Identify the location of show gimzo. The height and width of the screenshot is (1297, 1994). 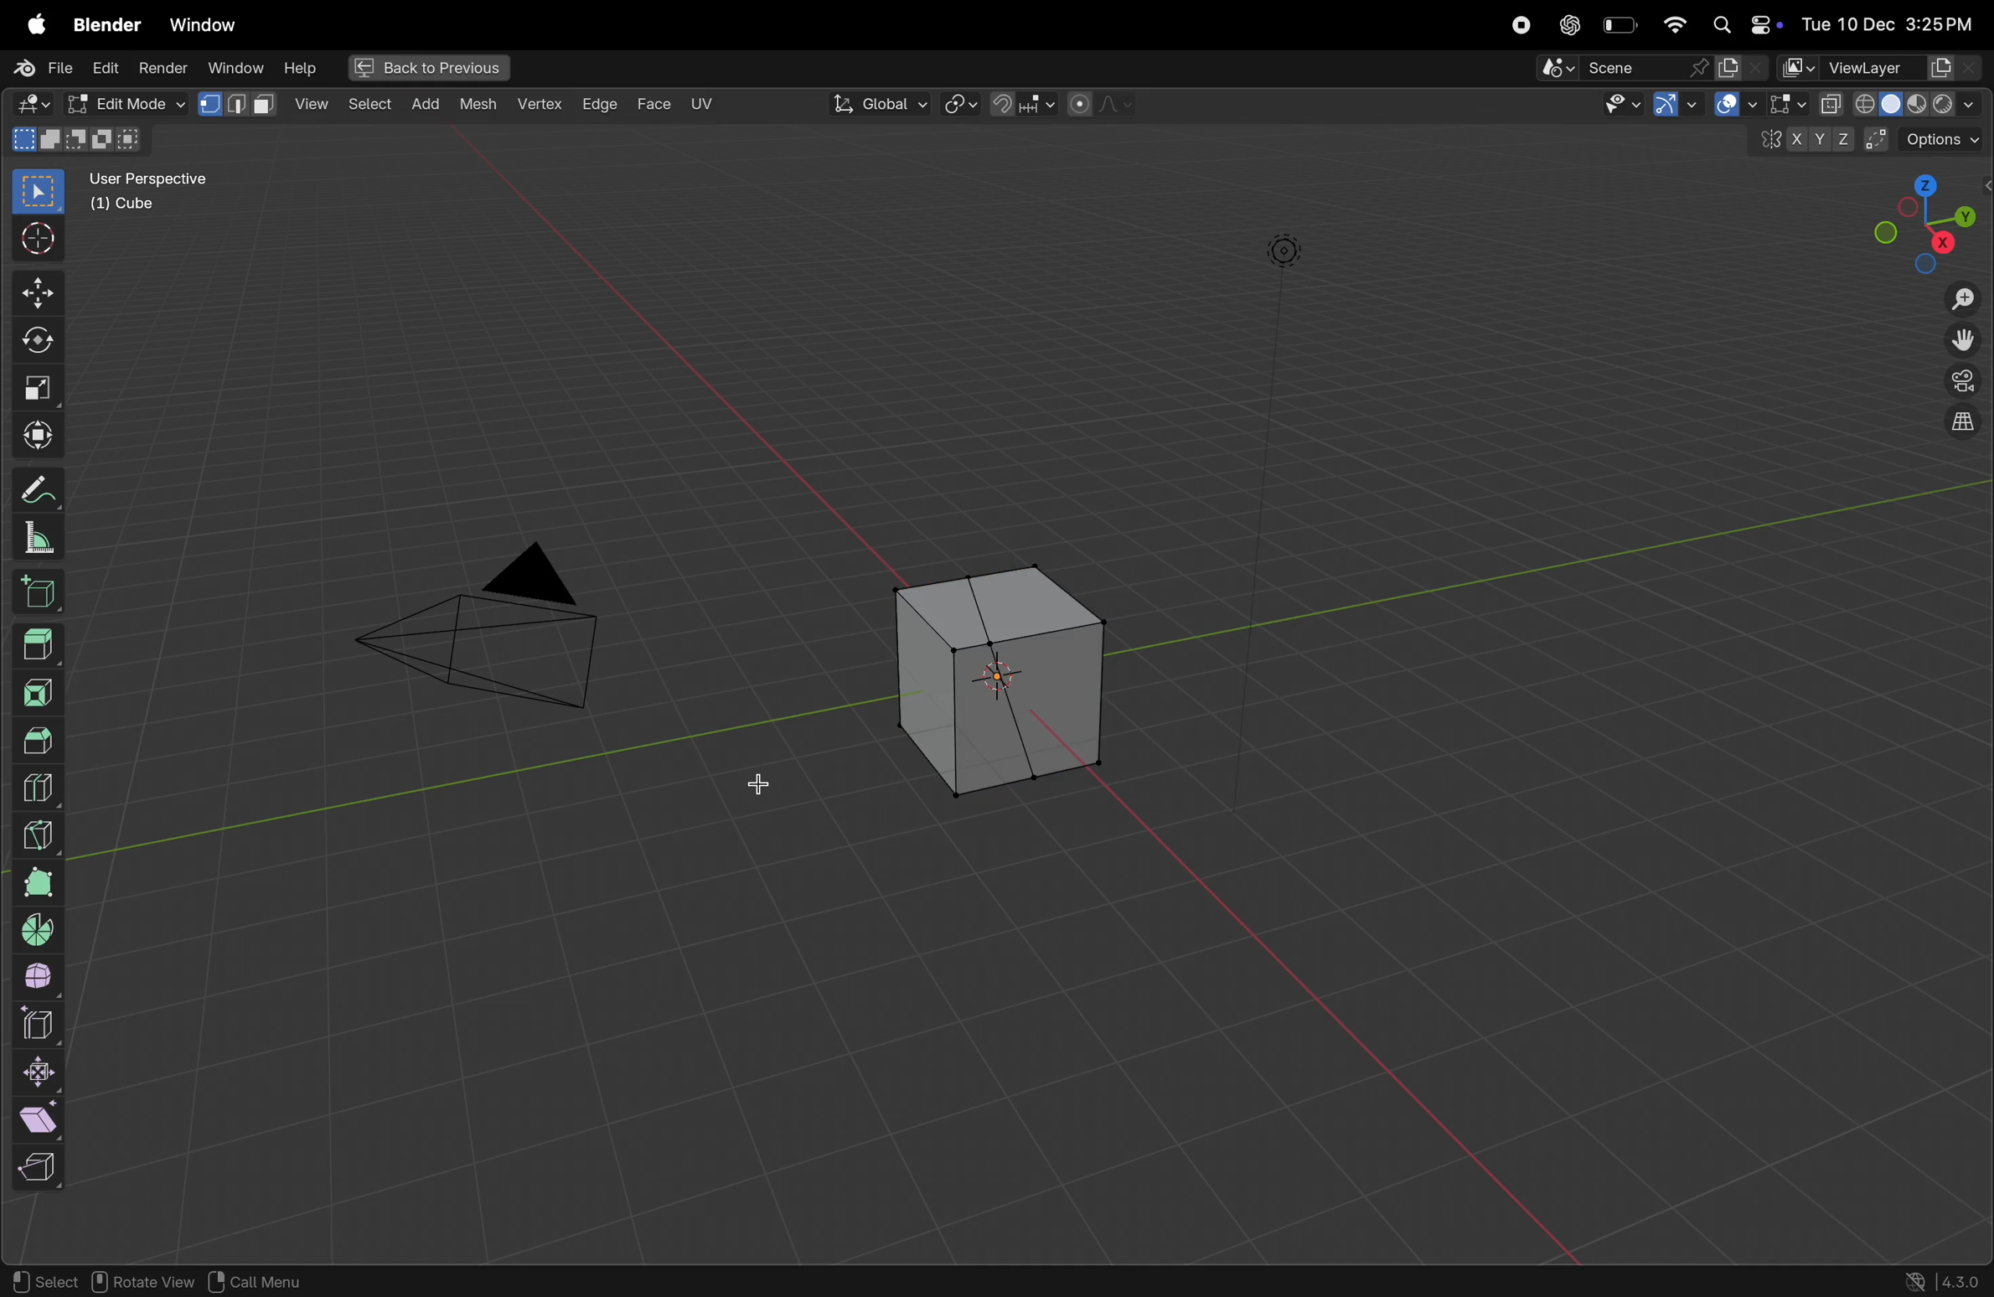
(1717, 106).